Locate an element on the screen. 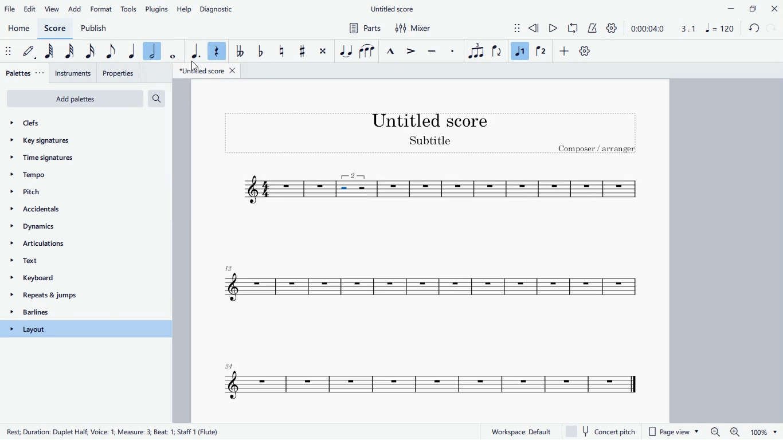 The image size is (783, 440). curosr is located at coordinates (196, 67).